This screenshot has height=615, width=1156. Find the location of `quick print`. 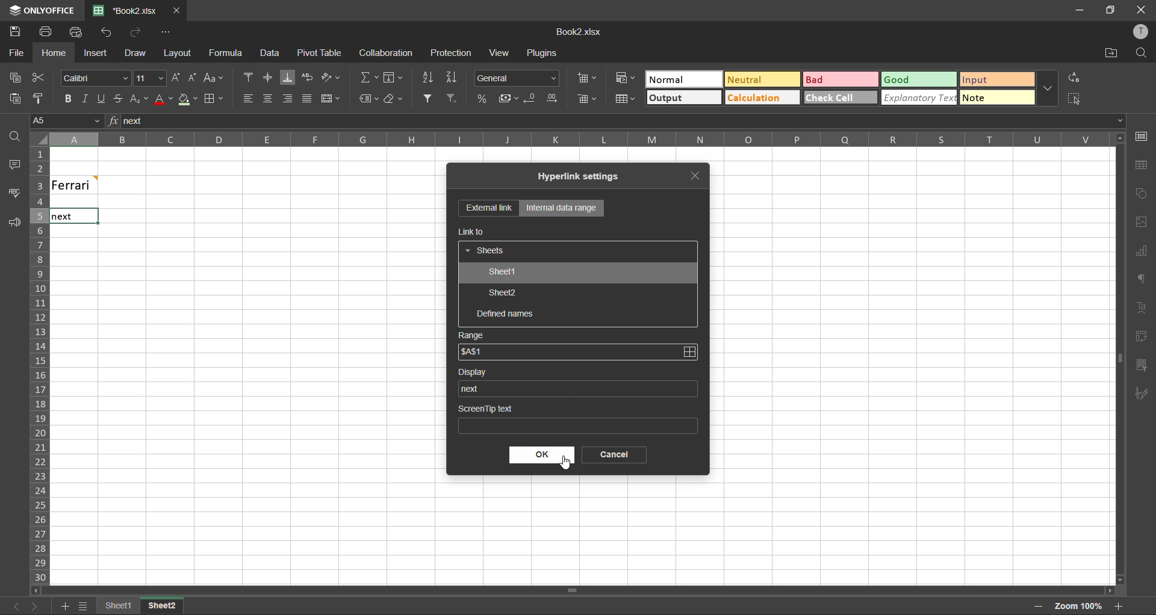

quick print is located at coordinates (76, 31).